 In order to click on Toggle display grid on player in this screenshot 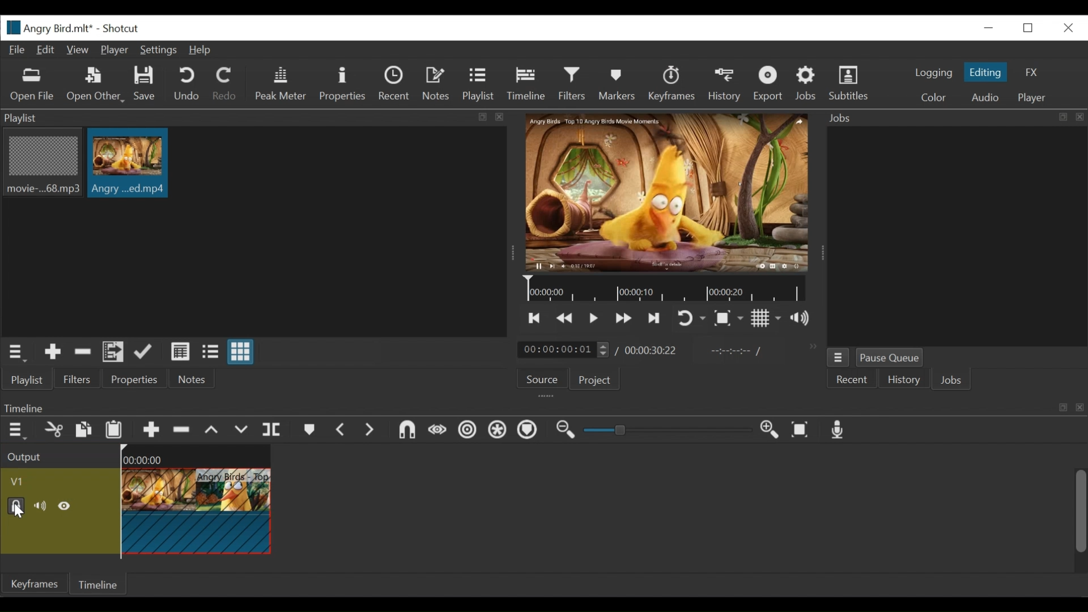, I will do `click(767, 319)`.